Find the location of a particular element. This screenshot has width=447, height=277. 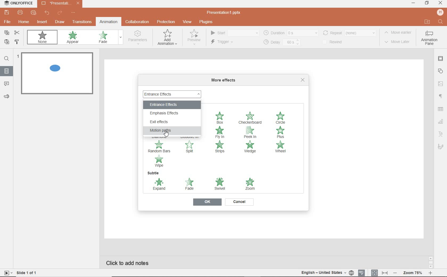

STRIPS is located at coordinates (219, 147).